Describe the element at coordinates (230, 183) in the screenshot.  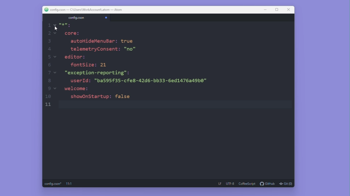
I see `utf 8` at that location.